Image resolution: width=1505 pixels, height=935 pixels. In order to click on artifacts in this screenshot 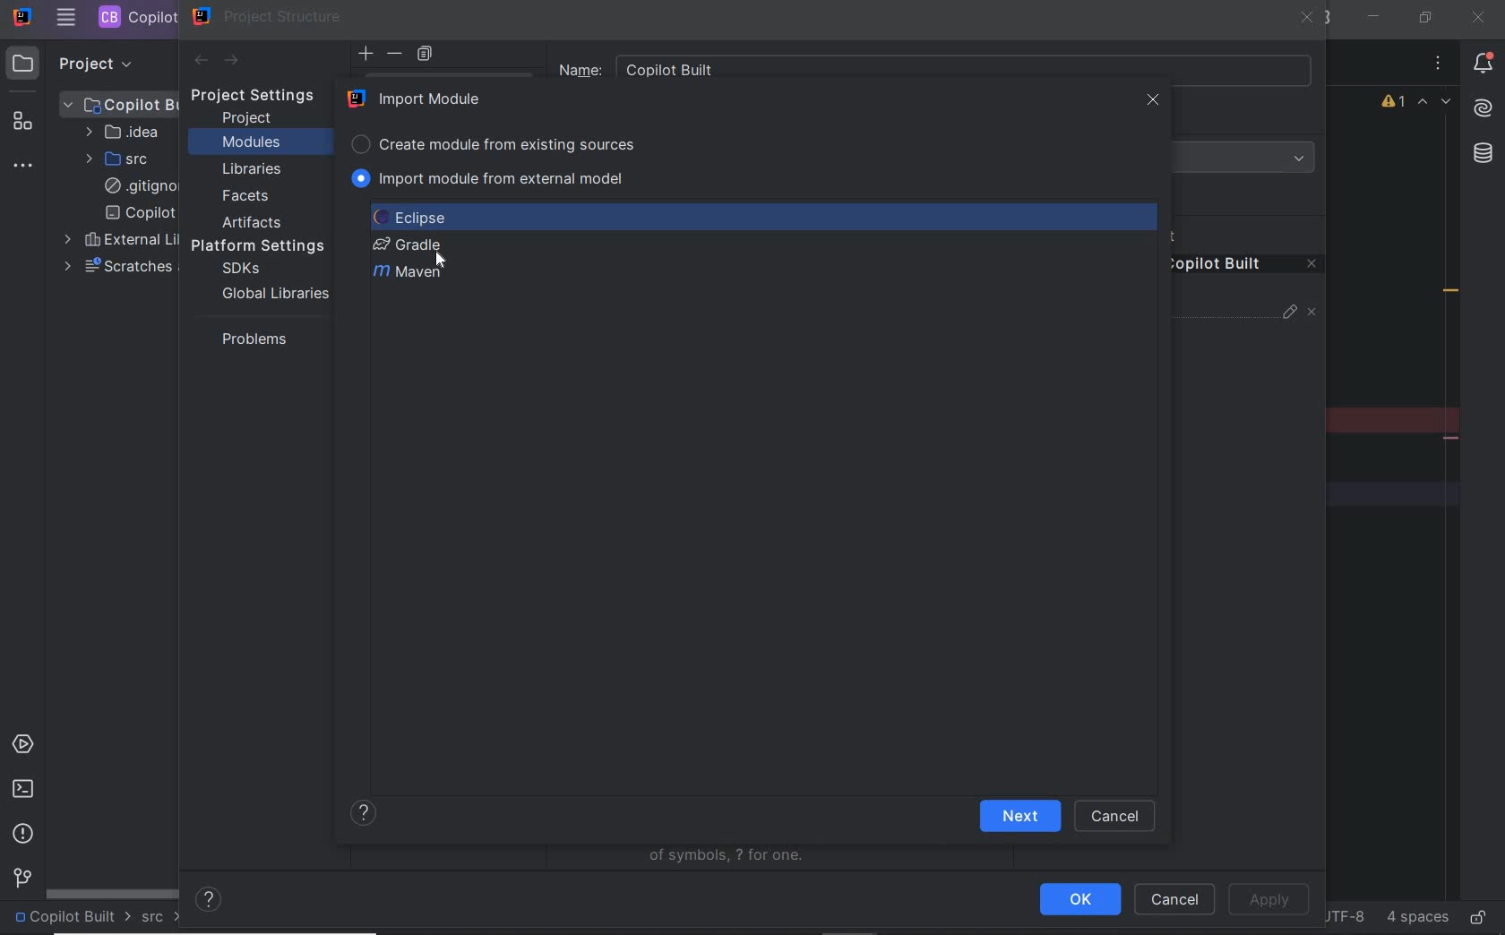, I will do `click(256, 222)`.